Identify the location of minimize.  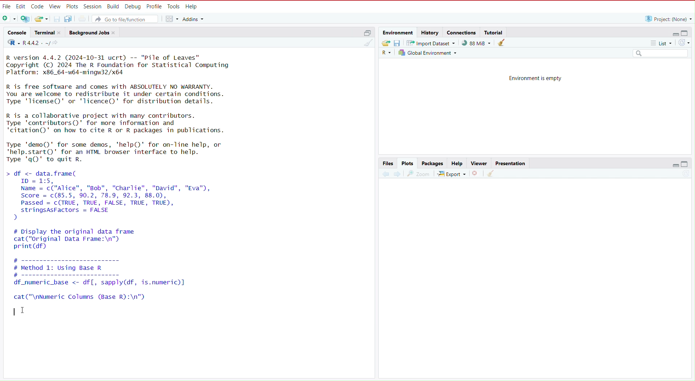
(674, 32).